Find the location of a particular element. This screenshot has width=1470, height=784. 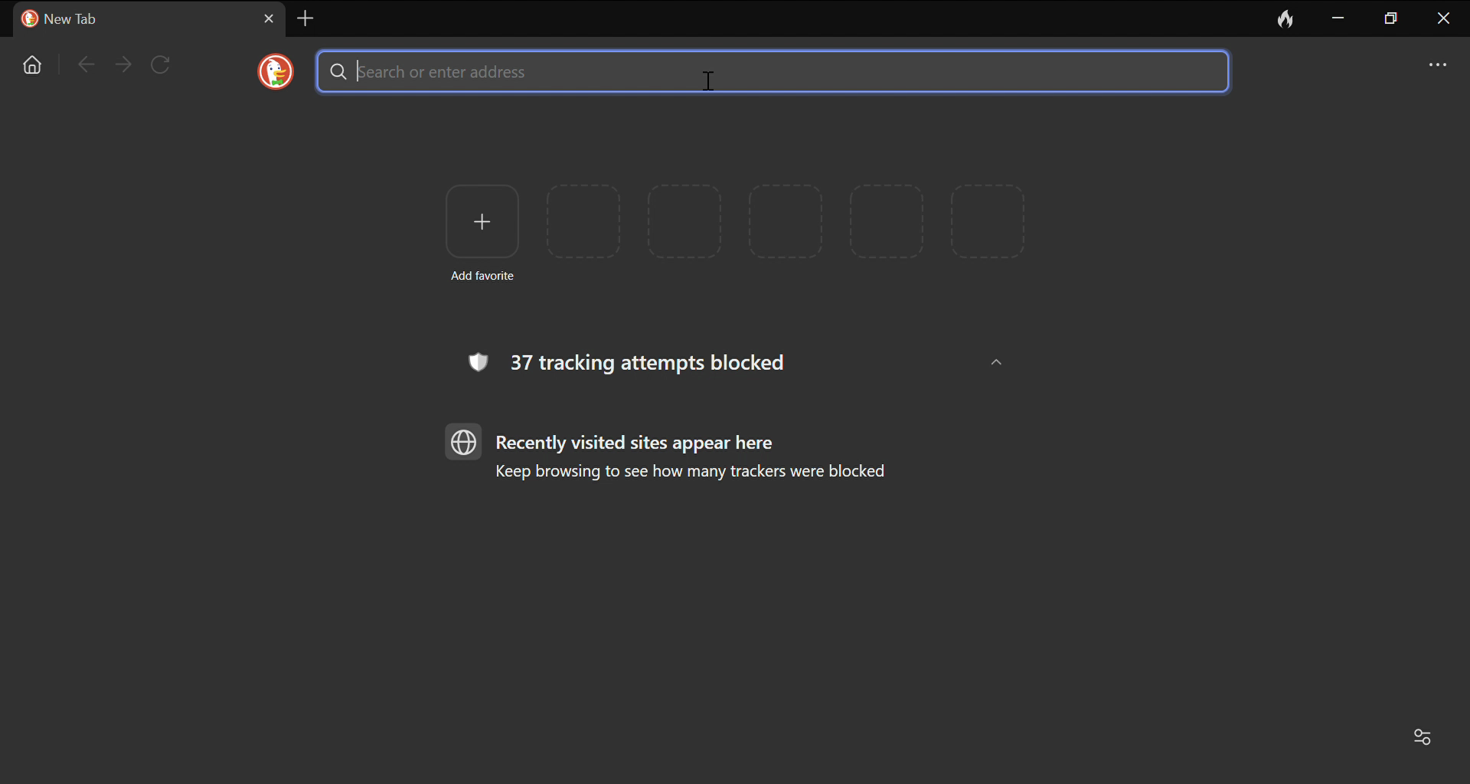

Current tab is located at coordinates (129, 19).